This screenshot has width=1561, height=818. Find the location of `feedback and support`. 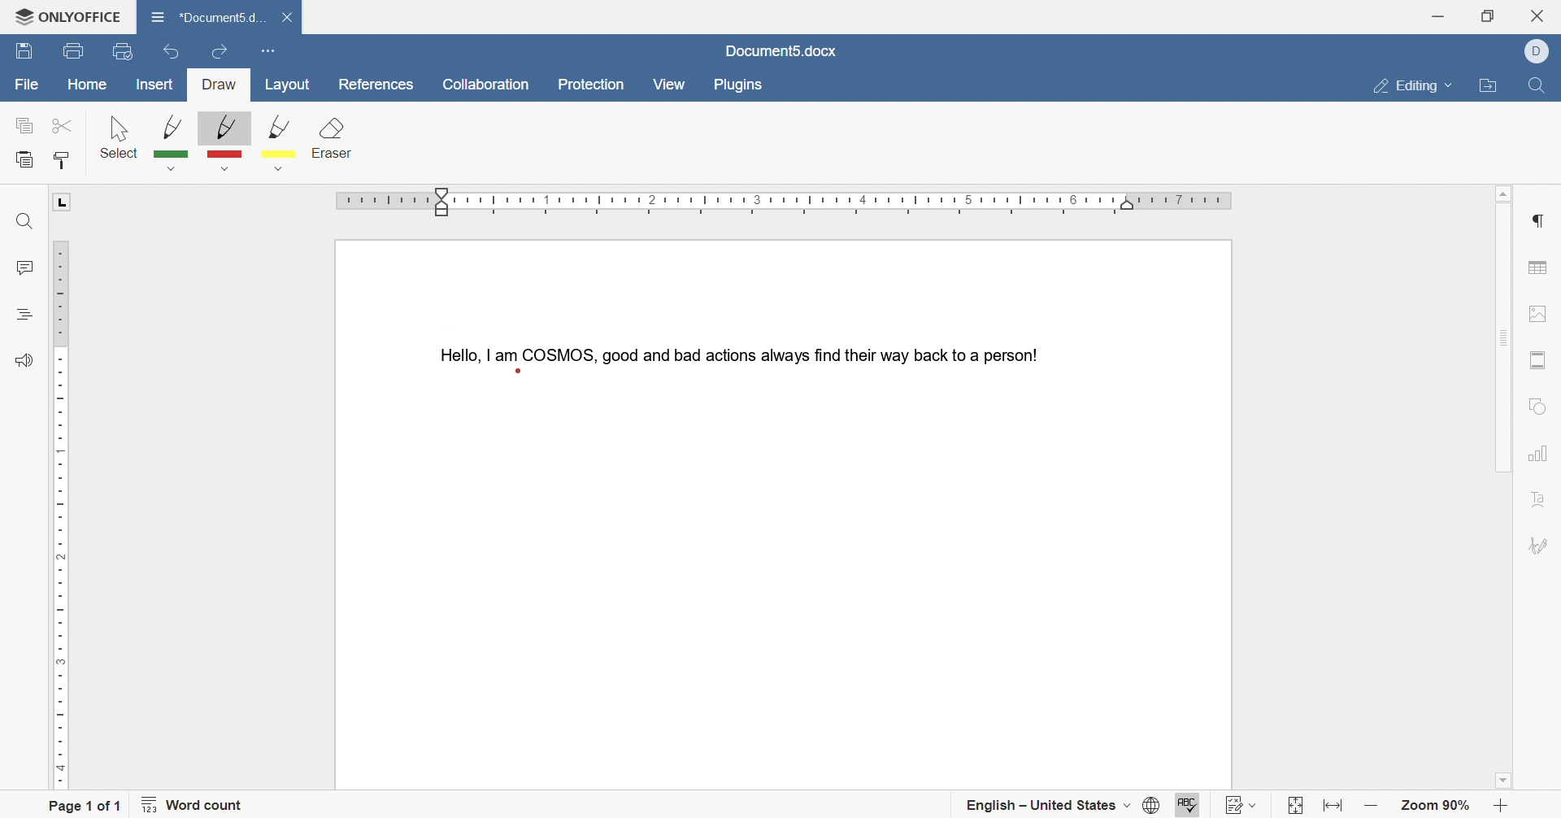

feedback and support is located at coordinates (23, 361).